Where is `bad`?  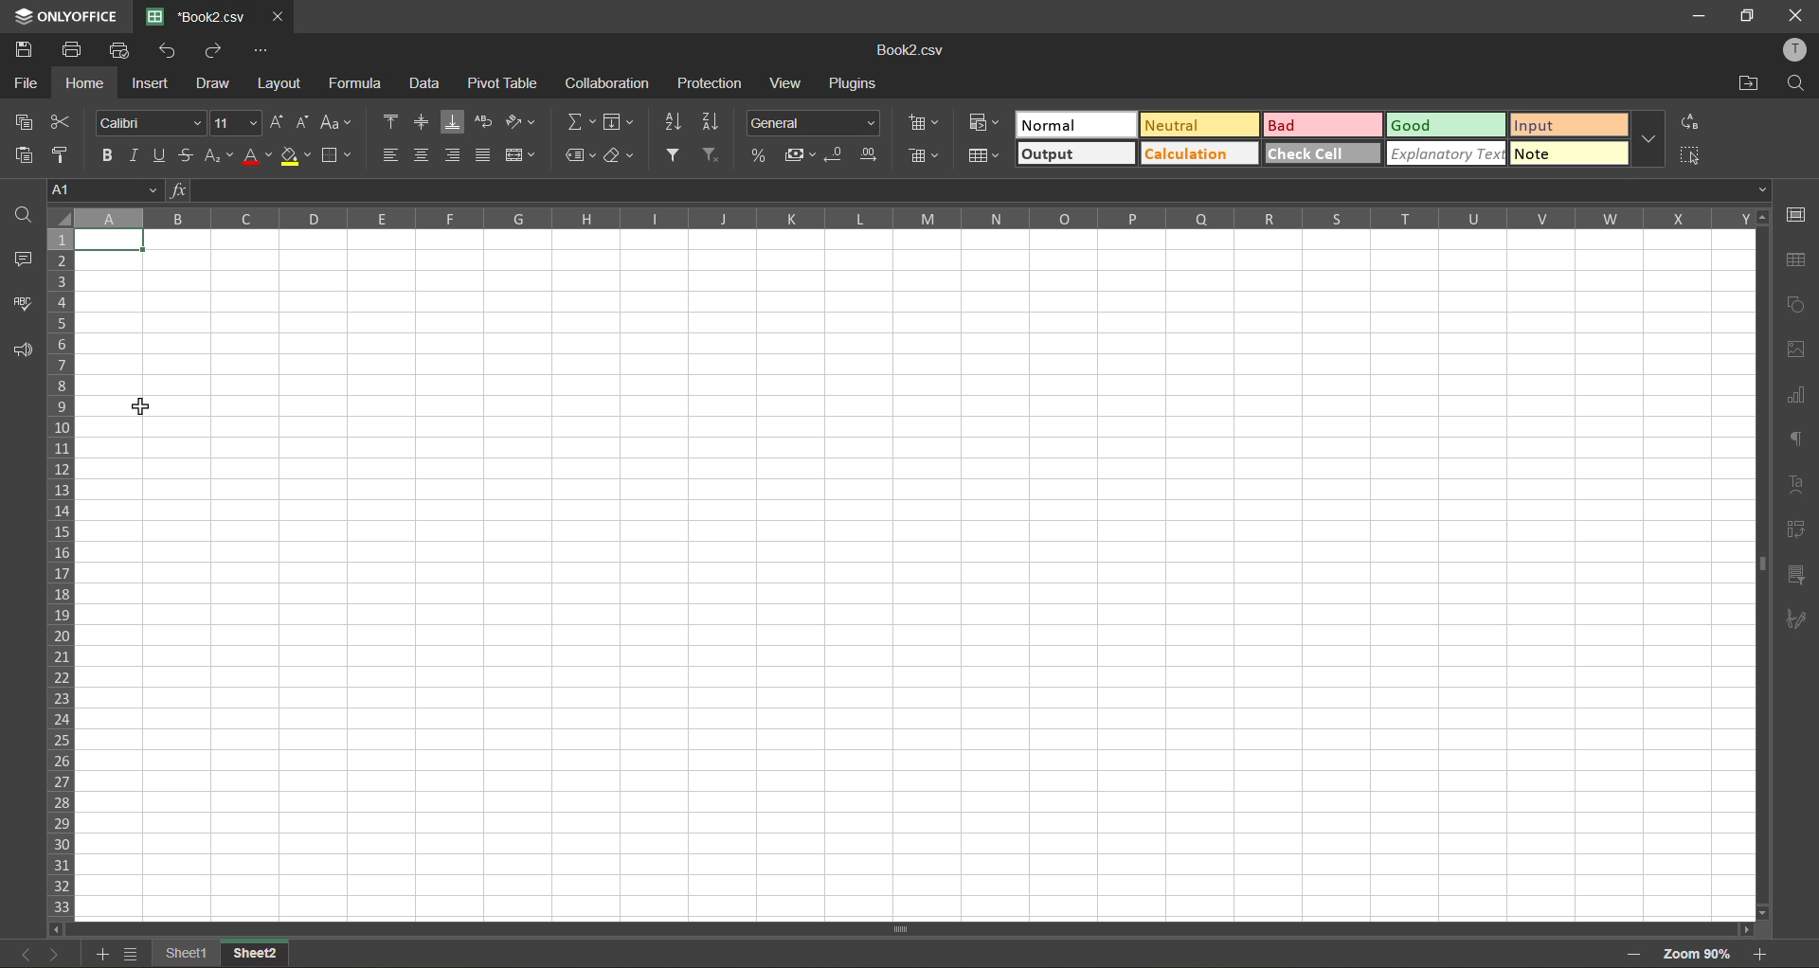 bad is located at coordinates (1326, 124).